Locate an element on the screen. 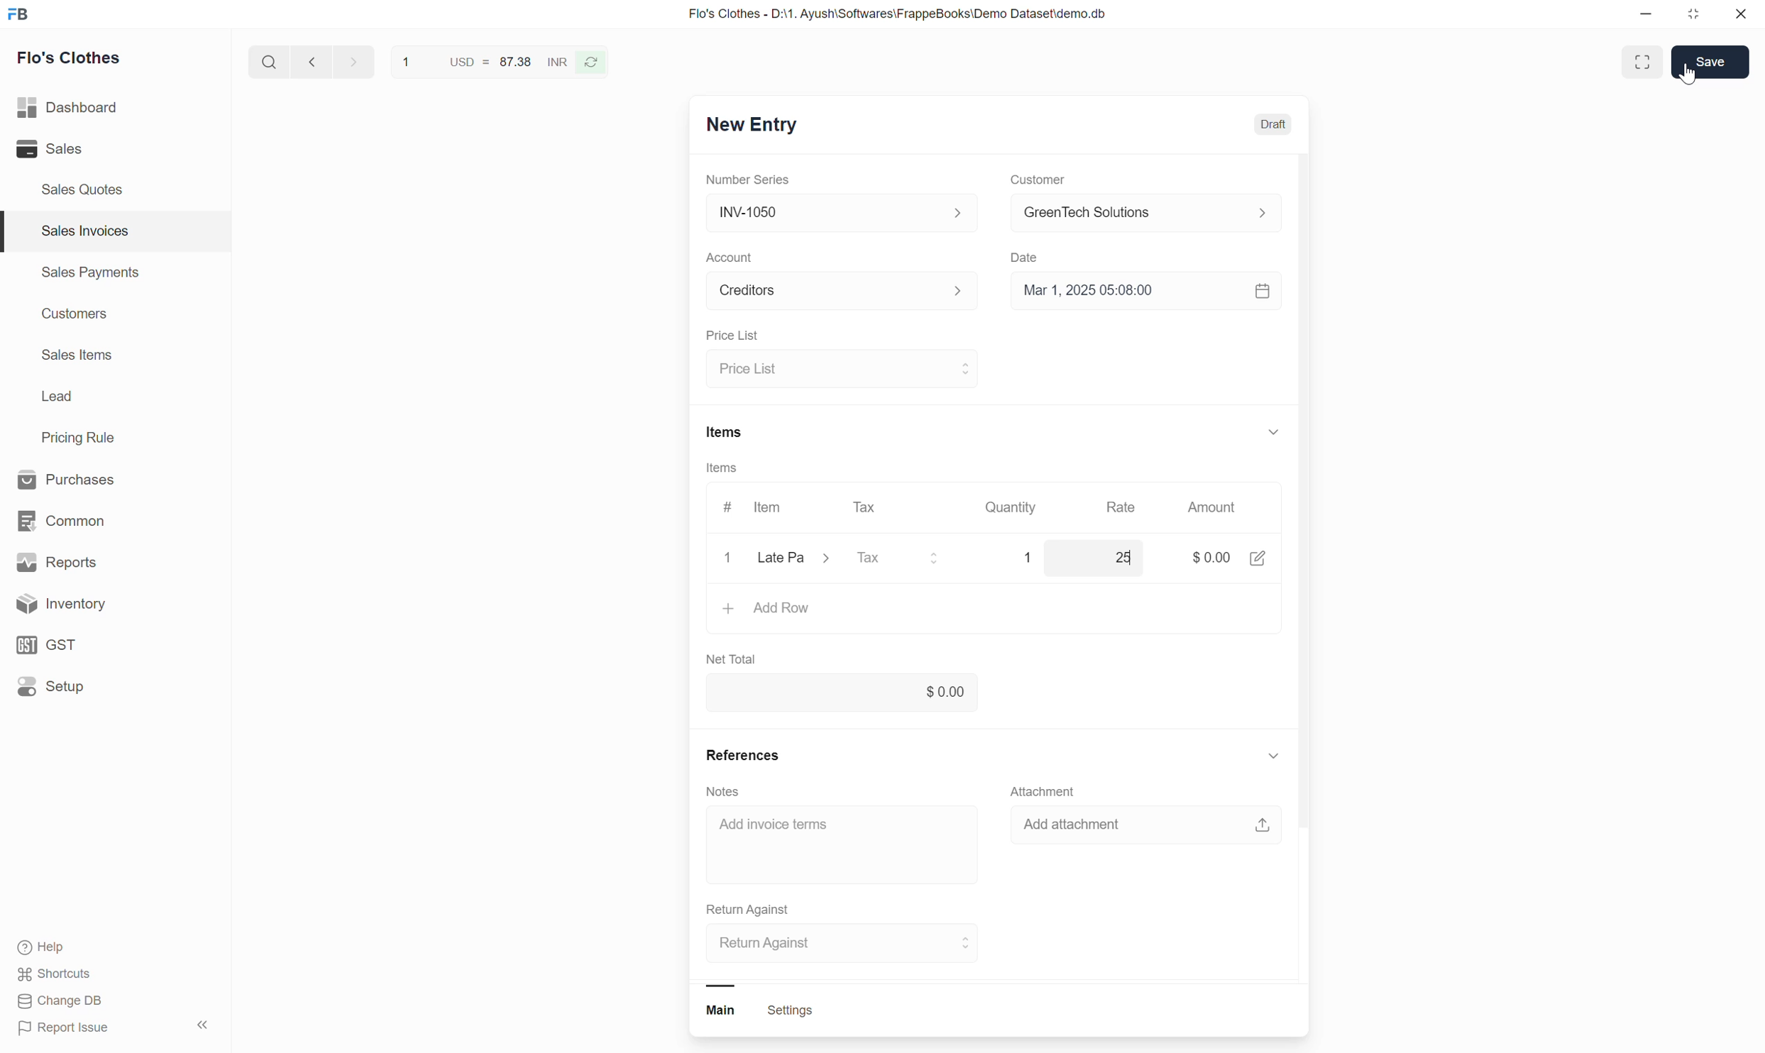 The width and height of the screenshot is (1765, 1053). Rate is located at coordinates (1123, 509).